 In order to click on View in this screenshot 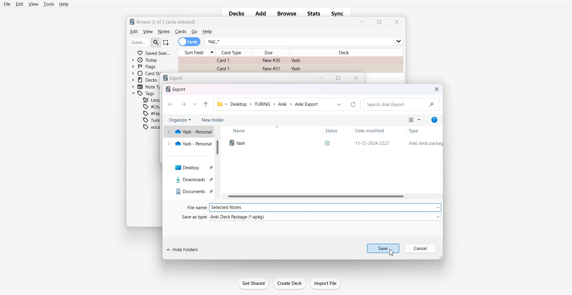, I will do `click(147, 32)`.